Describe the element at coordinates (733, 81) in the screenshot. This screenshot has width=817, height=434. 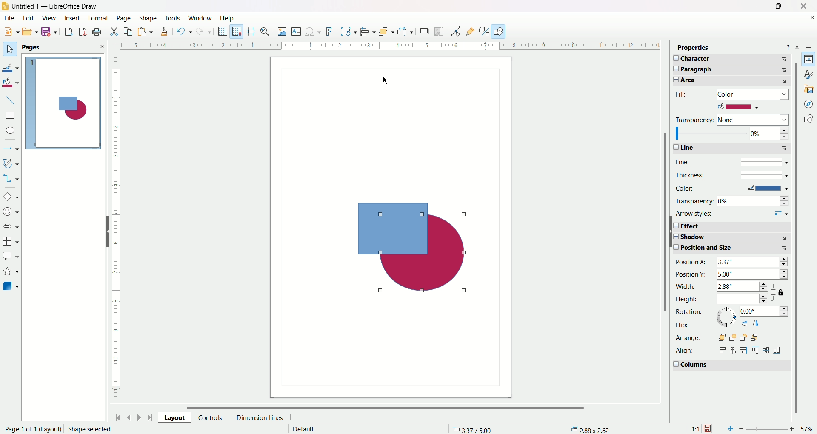
I see `area` at that location.